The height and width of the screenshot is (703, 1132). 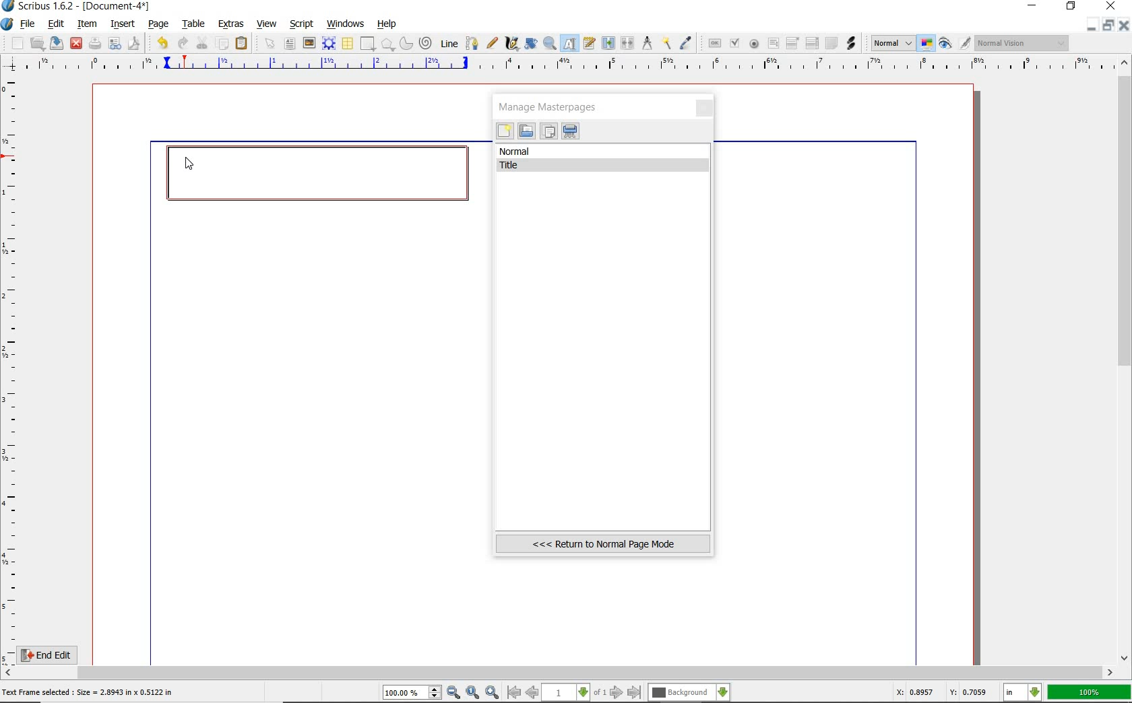 I want to click on go to next page, so click(x=618, y=692).